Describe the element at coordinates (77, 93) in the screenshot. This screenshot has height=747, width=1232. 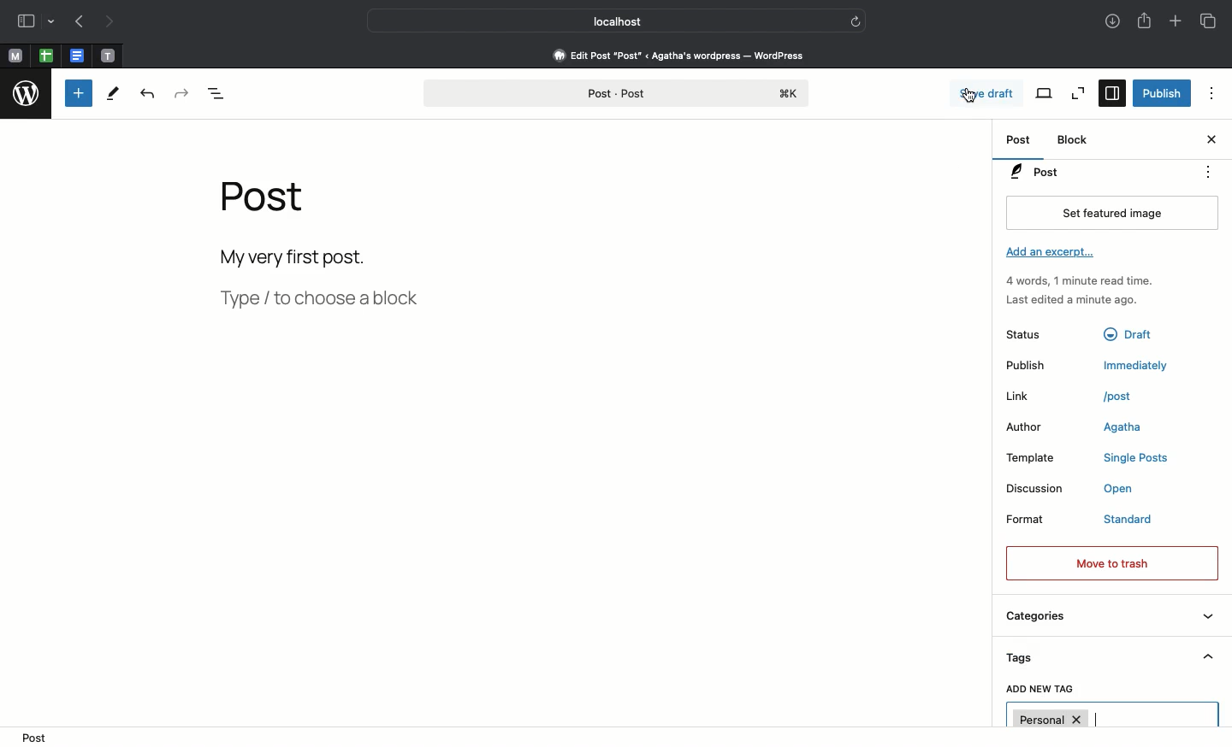
I see `Toggle block inserter` at that location.